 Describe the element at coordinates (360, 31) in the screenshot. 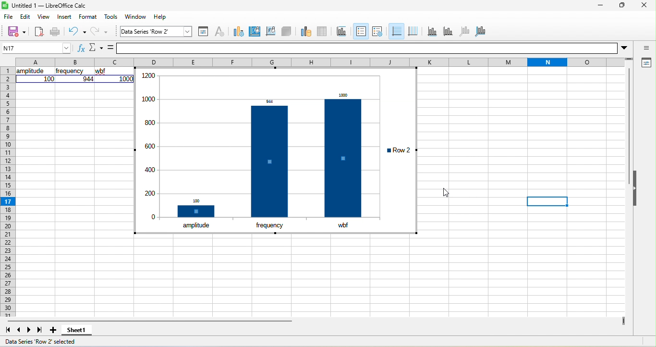

I see `legend on/off` at that location.